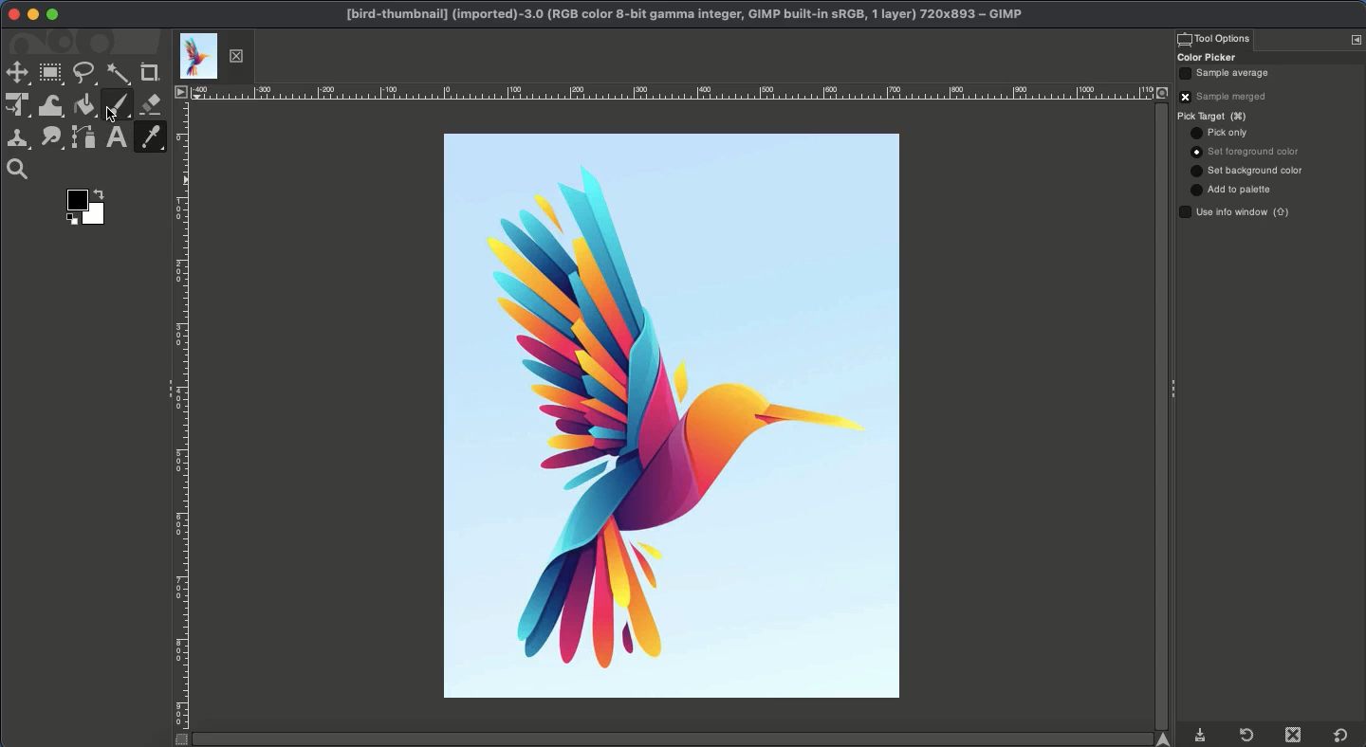 This screenshot has height=747, width=1366. Describe the element at coordinates (681, 739) in the screenshot. I see `Scroll` at that location.